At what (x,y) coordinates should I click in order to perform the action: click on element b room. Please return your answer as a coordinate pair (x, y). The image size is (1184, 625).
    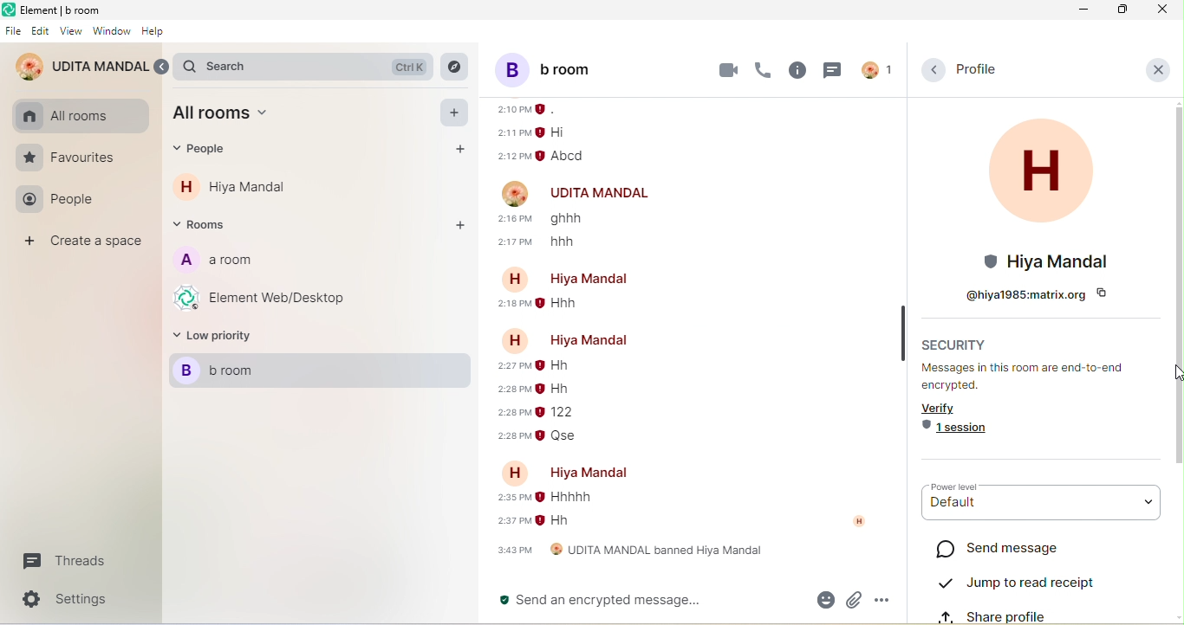
    Looking at the image, I should click on (66, 10).